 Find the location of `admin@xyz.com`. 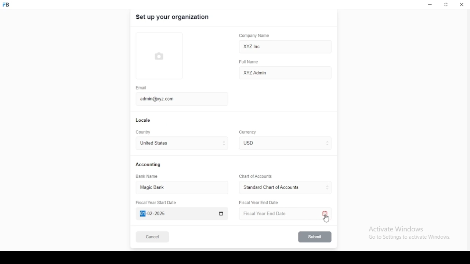

admin@xyz.com is located at coordinates (178, 98).